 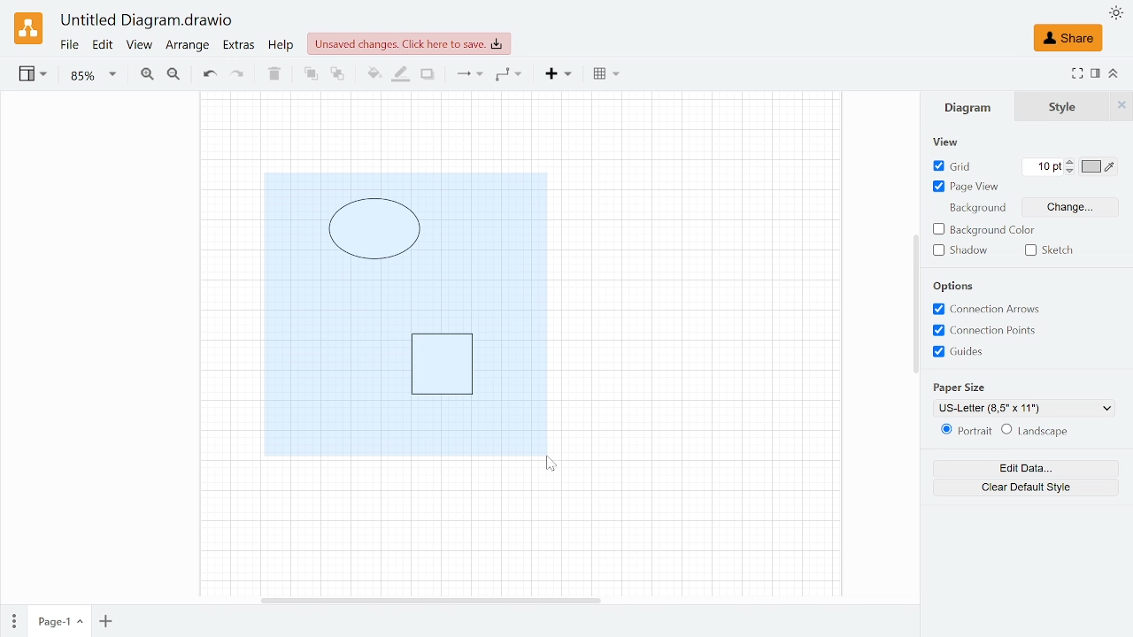 What do you see at coordinates (960, 250) in the screenshot?
I see `Shadow` at bounding box center [960, 250].